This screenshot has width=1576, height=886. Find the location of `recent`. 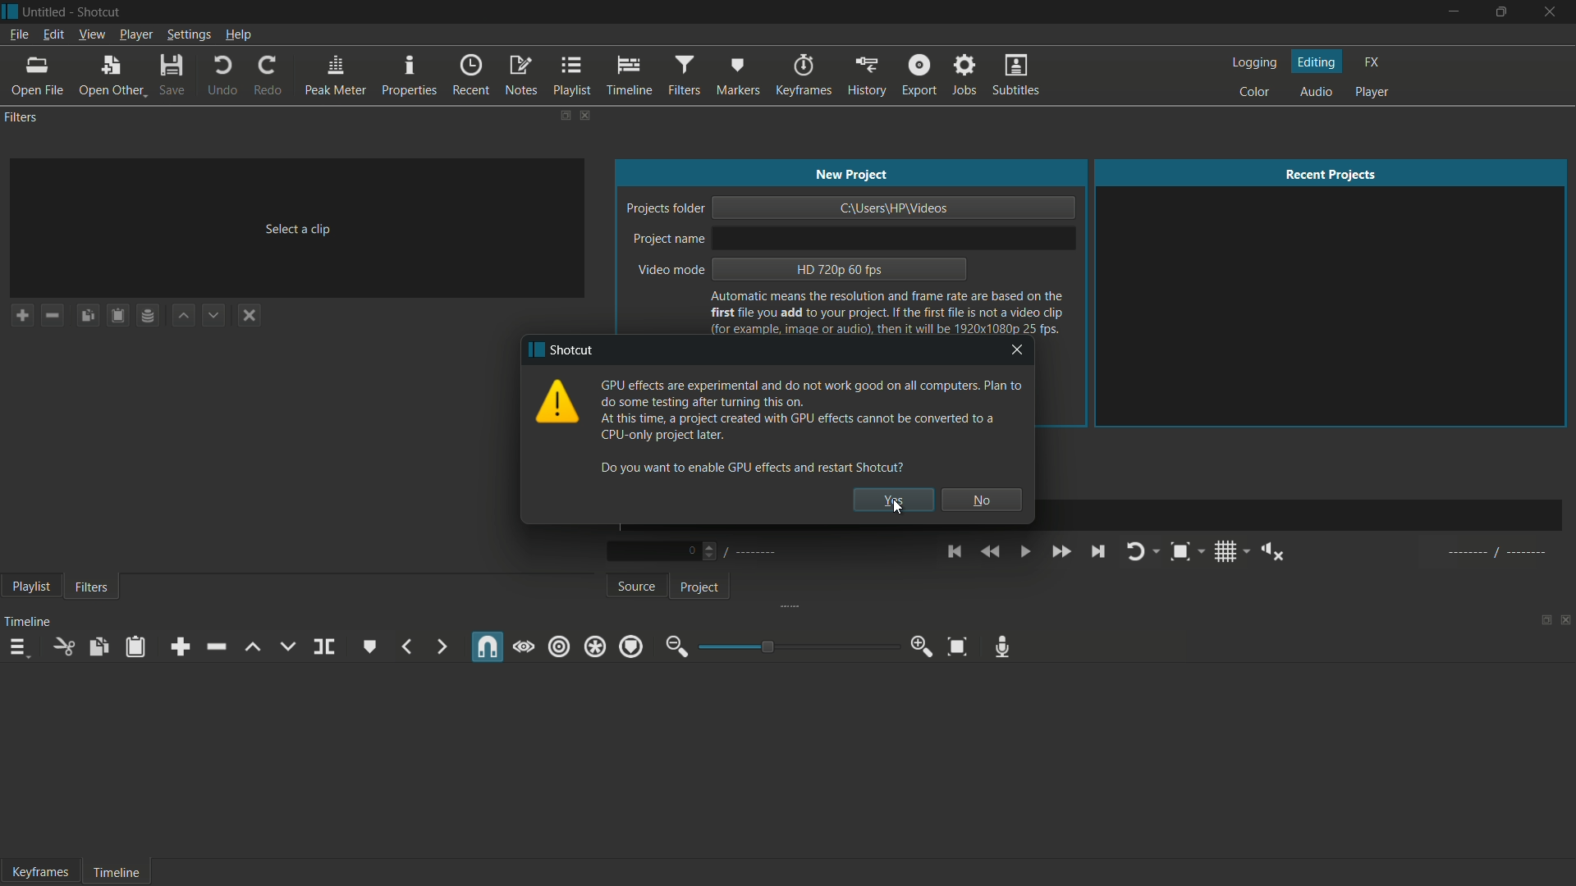

recent is located at coordinates (473, 75).